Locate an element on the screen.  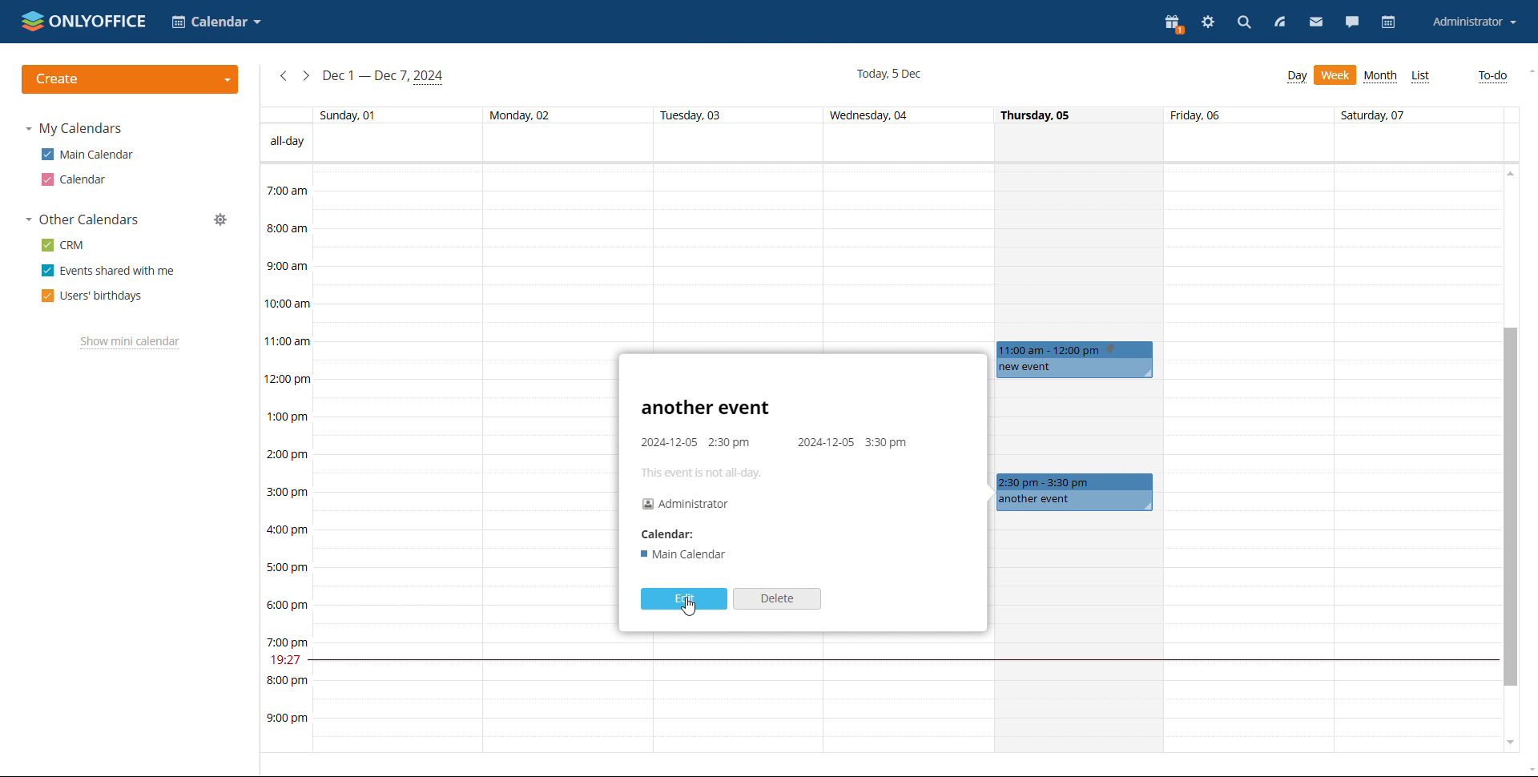
friday, 06 is located at coordinates (1196, 115).